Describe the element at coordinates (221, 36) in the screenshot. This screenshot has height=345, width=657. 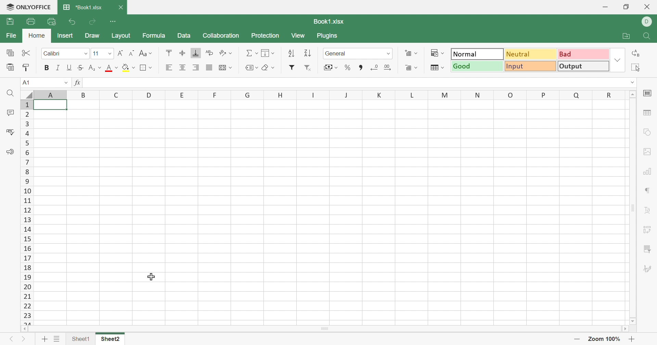
I see `Collaboration` at that location.